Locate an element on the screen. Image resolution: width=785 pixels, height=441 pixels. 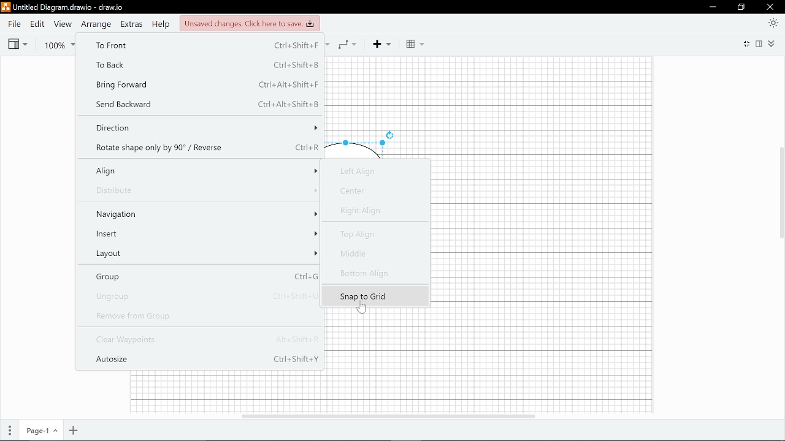
Zoom is located at coordinates (55, 45).